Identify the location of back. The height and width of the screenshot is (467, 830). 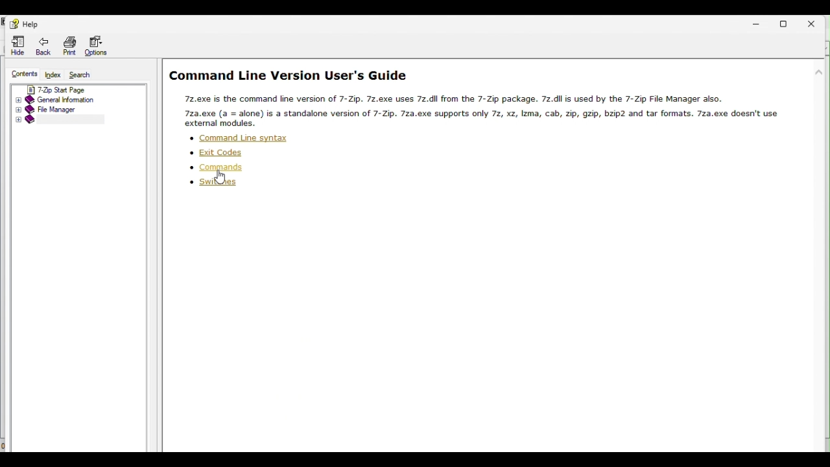
(47, 47).